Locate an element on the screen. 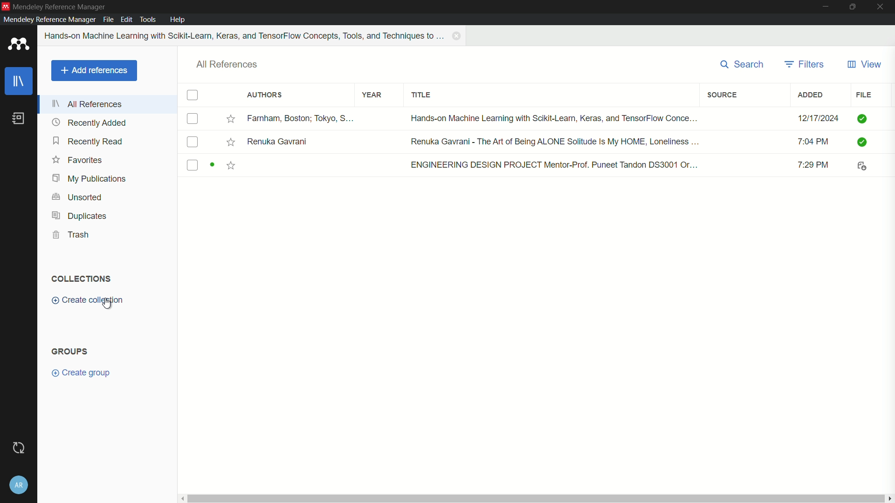 The height and width of the screenshot is (503, 895). app name is located at coordinates (60, 7).